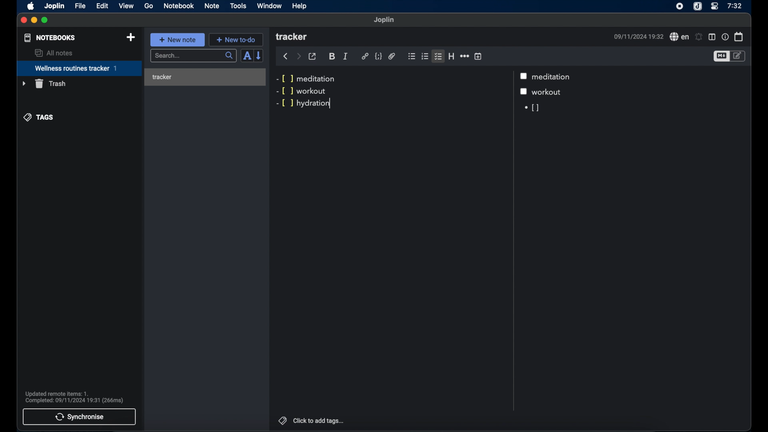 The height and width of the screenshot is (432, 768). What do you see at coordinates (270, 6) in the screenshot?
I see `window` at bounding box center [270, 6].